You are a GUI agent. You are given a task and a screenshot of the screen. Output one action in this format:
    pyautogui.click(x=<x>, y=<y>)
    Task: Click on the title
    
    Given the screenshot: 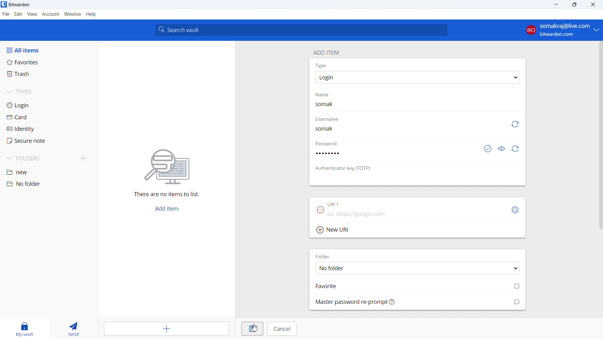 What is the action you would take?
    pyautogui.click(x=19, y=5)
    